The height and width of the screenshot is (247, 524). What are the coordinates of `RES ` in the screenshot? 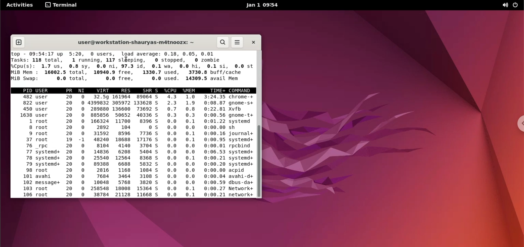 It's located at (123, 146).